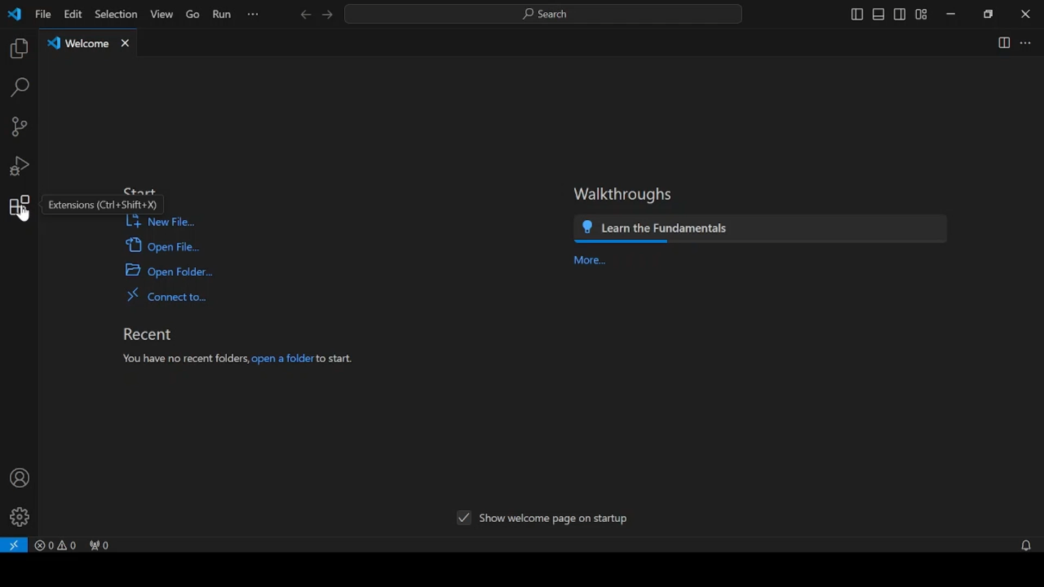 Image resolution: width=1044 pixels, height=587 pixels. I want to click on extensions(ctrl+shift+X), so click(106, 204).